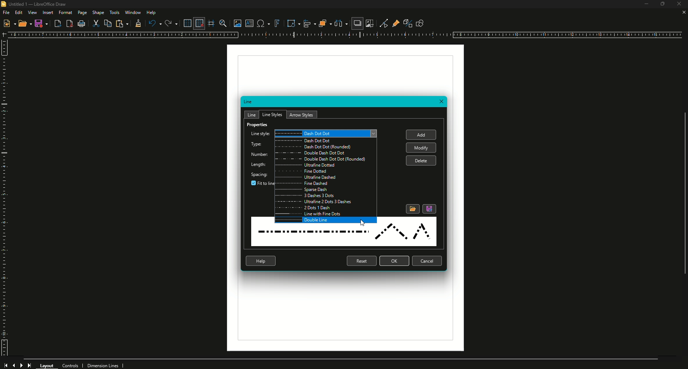 Image resolution: width=688 pixels, height=369 pixels. What do you see at coordinates (361, 261) in the screenshot?
I see `Reset` at bounding box center [361, 261].